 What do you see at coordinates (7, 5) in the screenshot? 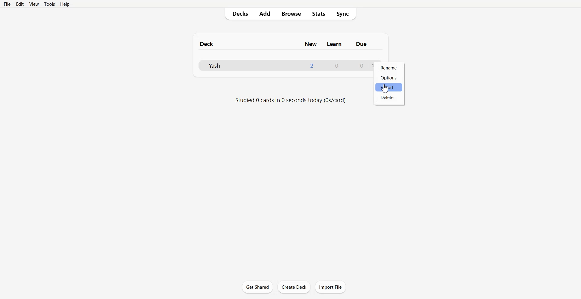
I see `File` at bounding box center [7, 5].